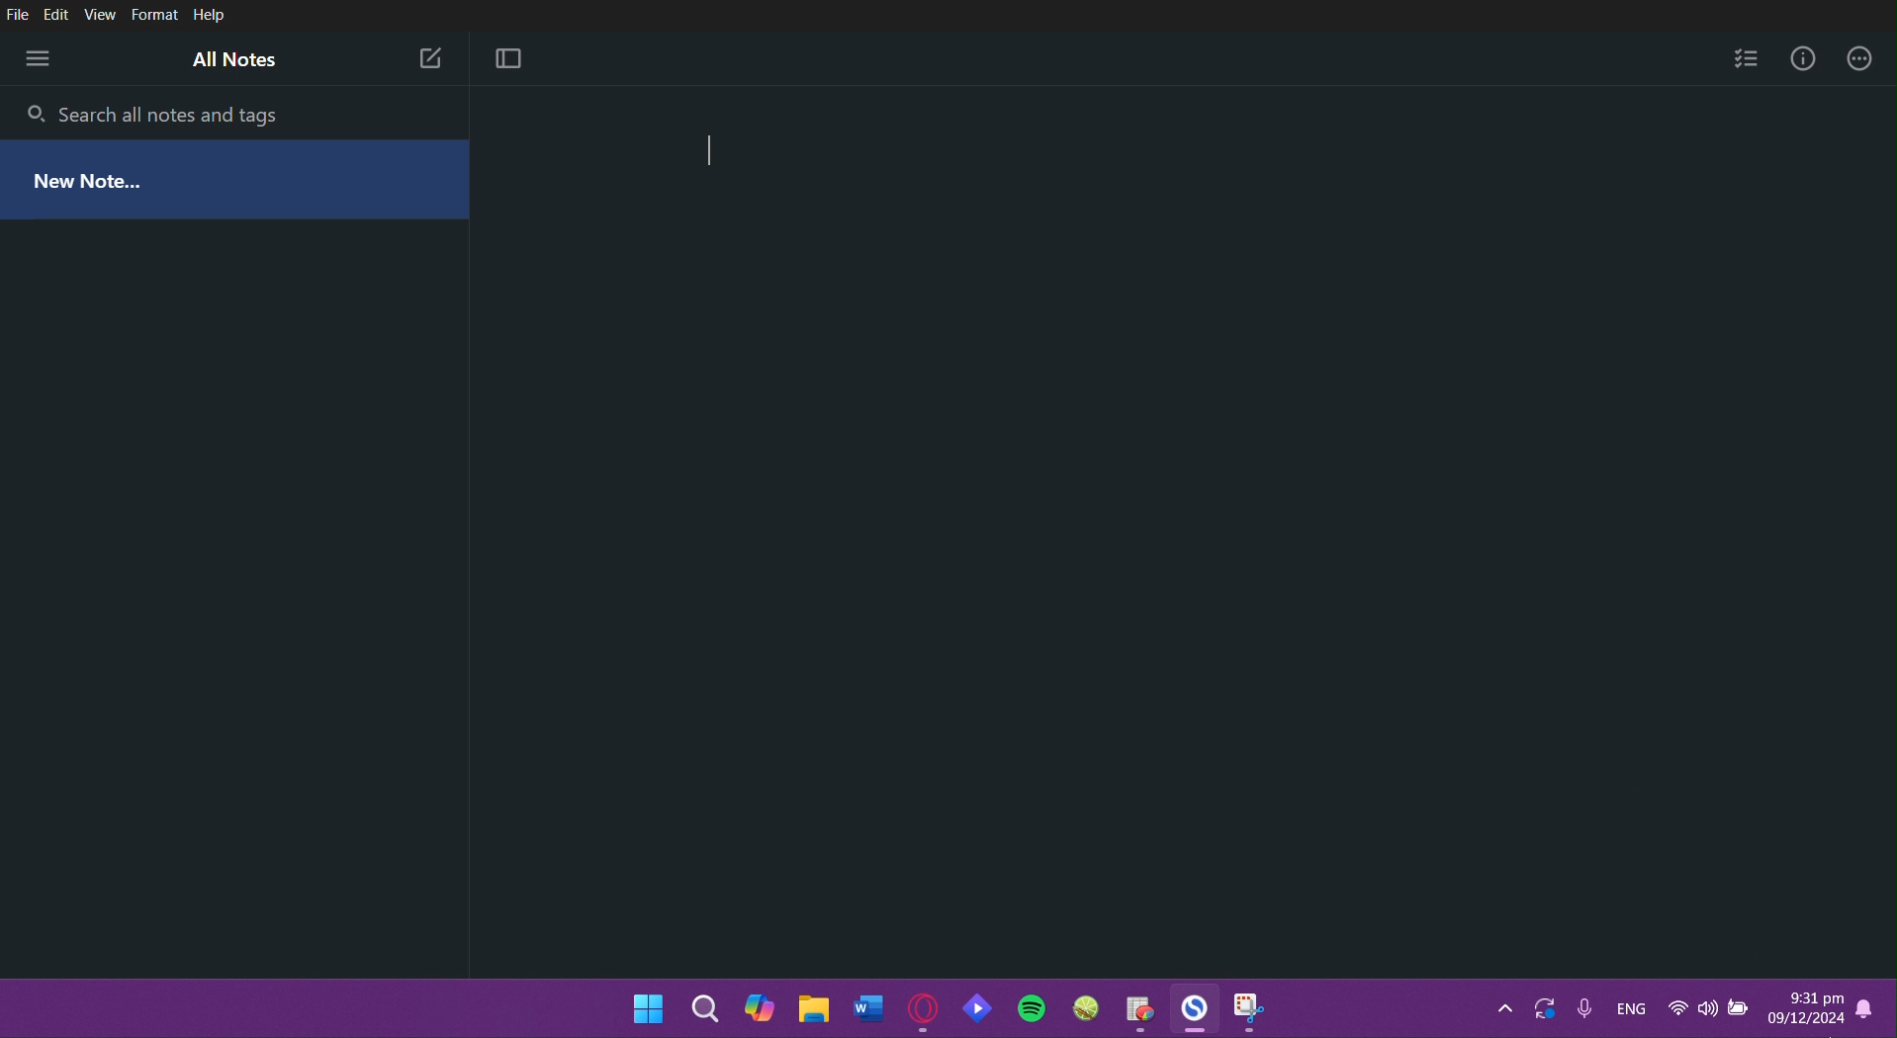  Describe the element at coordinates (821, 1010) in the screenshot. I see `file explorer` at that location.